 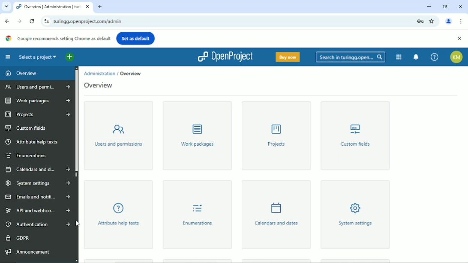 What do you see at coordinates (48, 8) in the screenshot?
I see `current tab: turingg.openproject.com` at bounding box center [48, 8].